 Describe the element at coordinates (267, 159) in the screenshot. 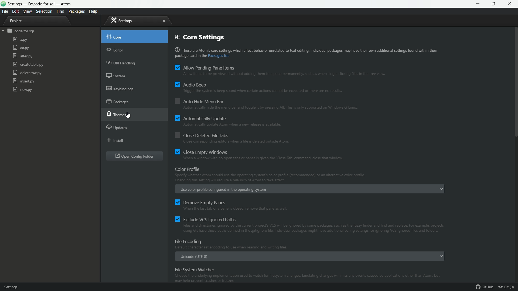

I see `when a window with no open tabs or panes is given the "close tab " command , close window` at that location.